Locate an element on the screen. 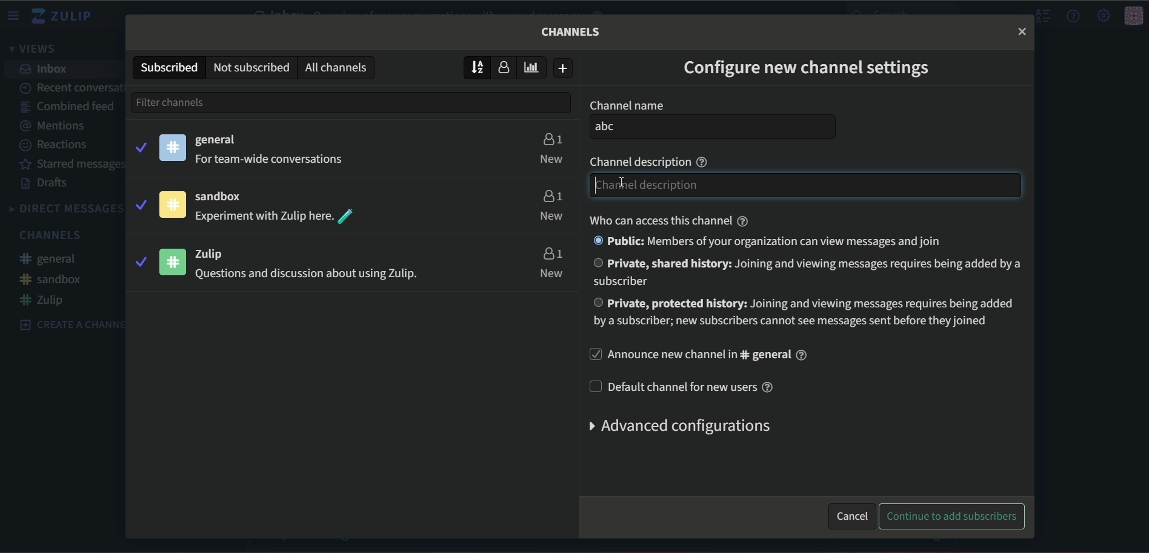  channel description is located at coordinates (804, 186).